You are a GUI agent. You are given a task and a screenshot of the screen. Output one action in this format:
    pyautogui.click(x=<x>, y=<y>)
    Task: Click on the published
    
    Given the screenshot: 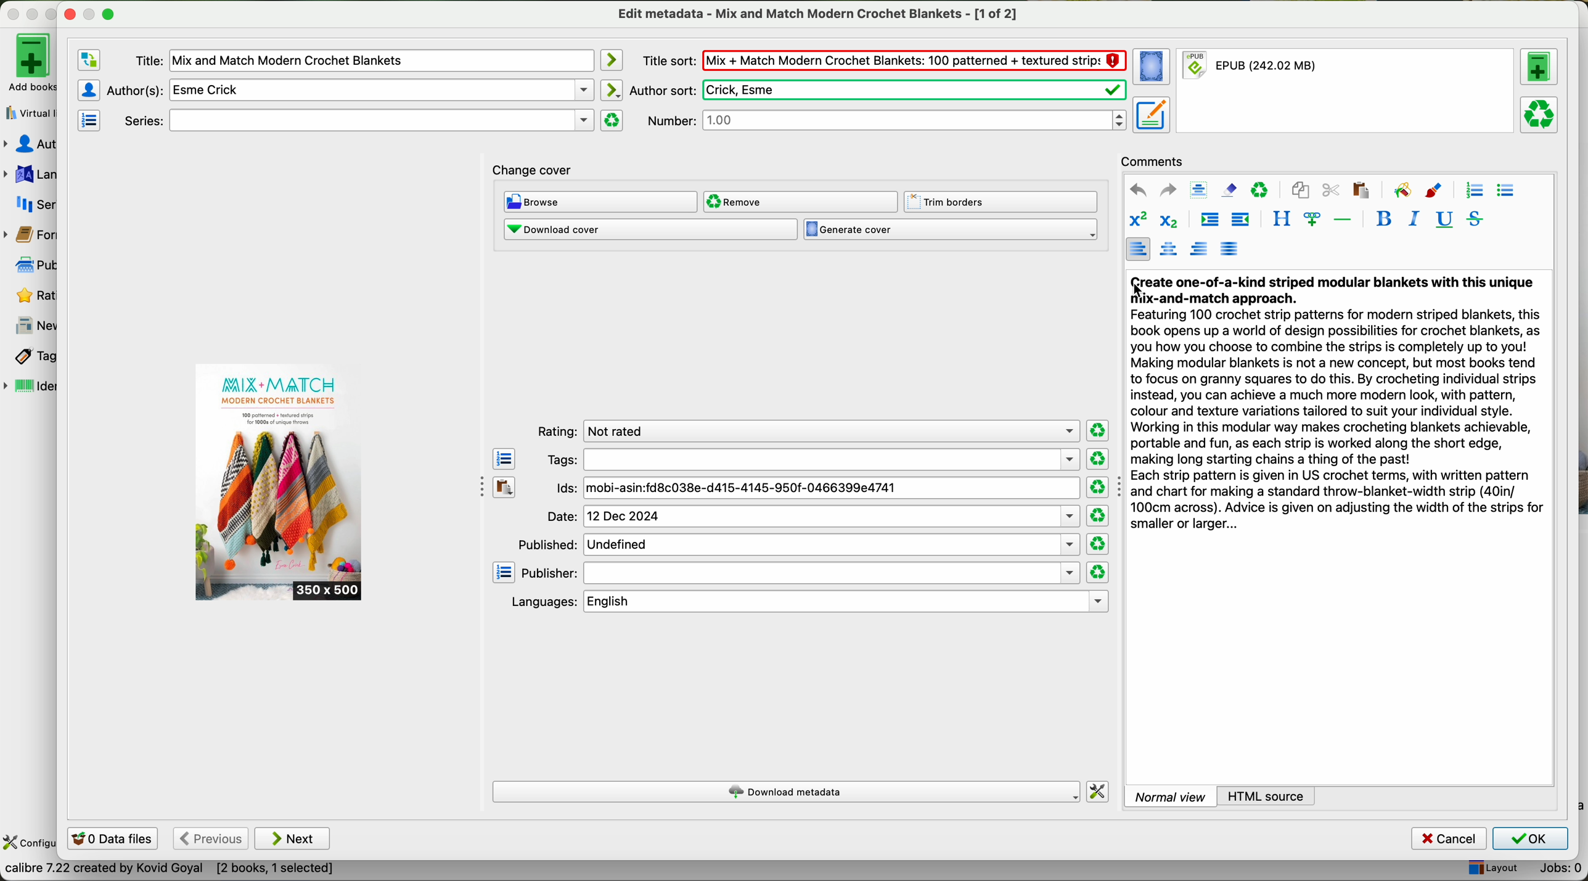 What is the action you would take?
    pyautogui.click(x=797, y=544)
    